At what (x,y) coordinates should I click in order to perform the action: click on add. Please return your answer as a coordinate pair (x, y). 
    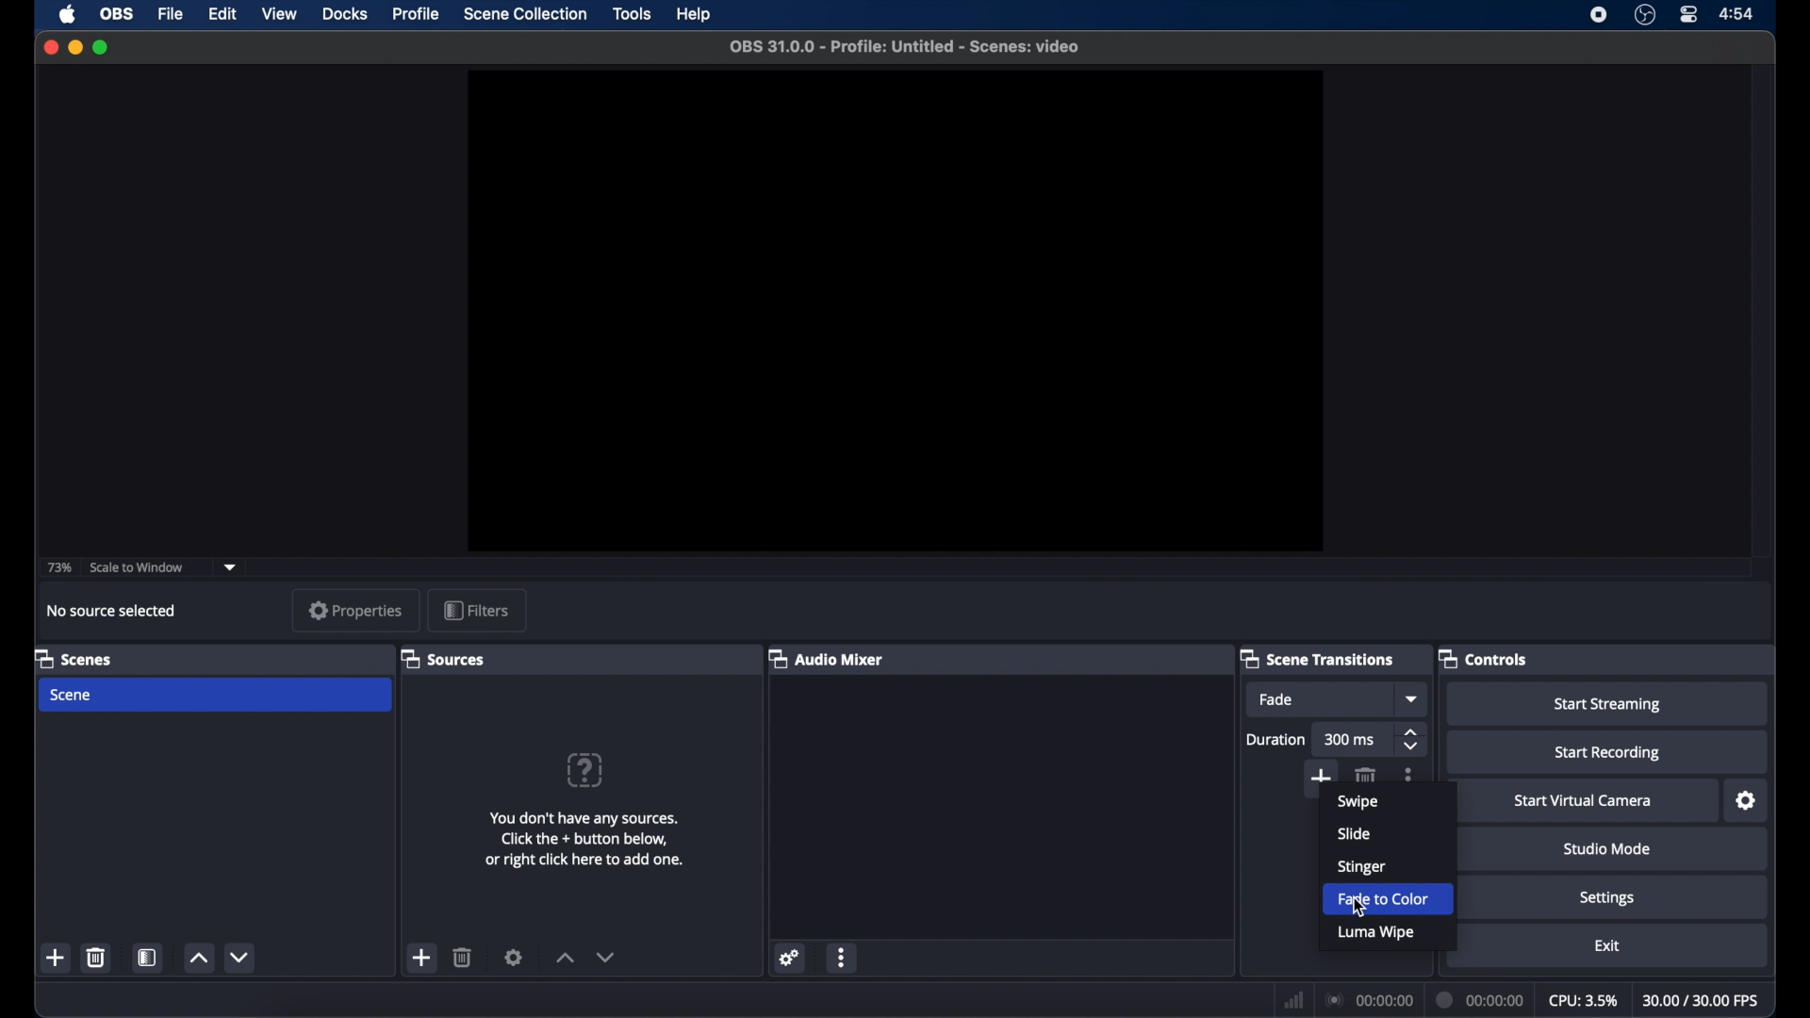
    Looking at the image, I should click on (422, 957).